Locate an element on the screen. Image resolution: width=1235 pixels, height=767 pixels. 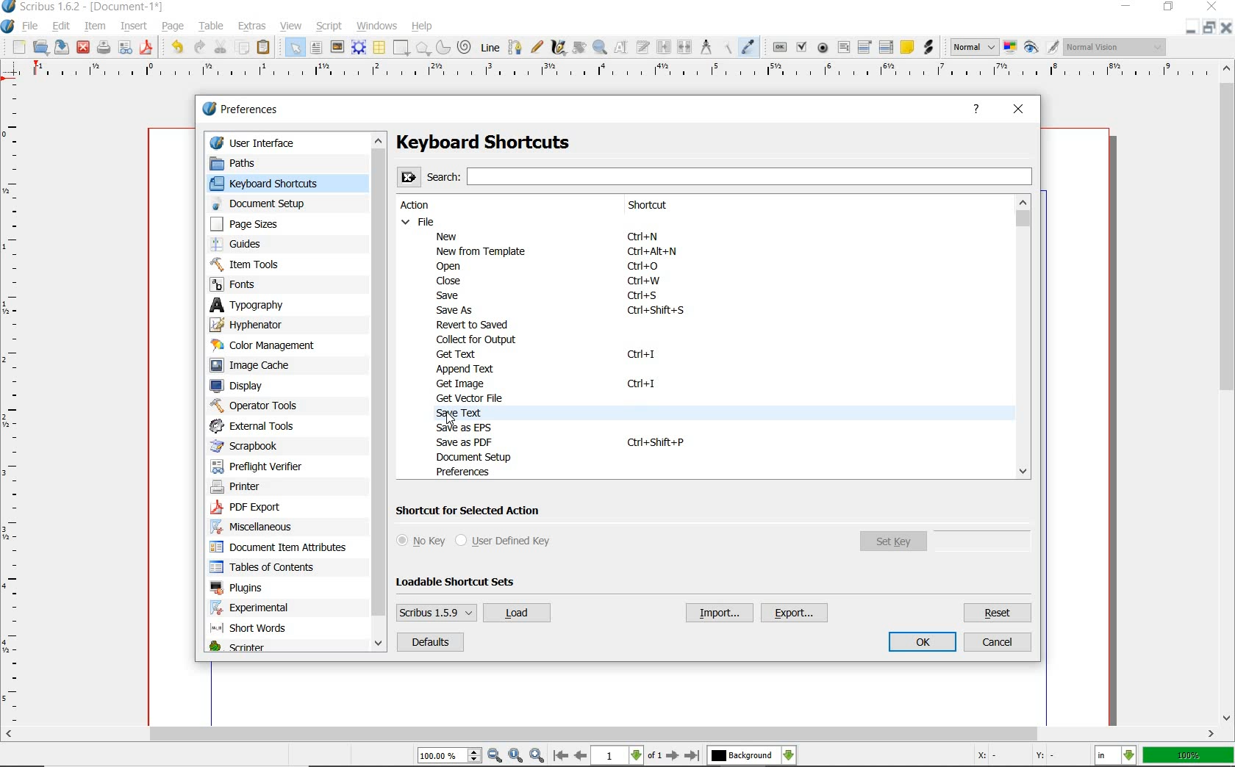
GET VECTOR FILE is located at coordinates (473, 397).